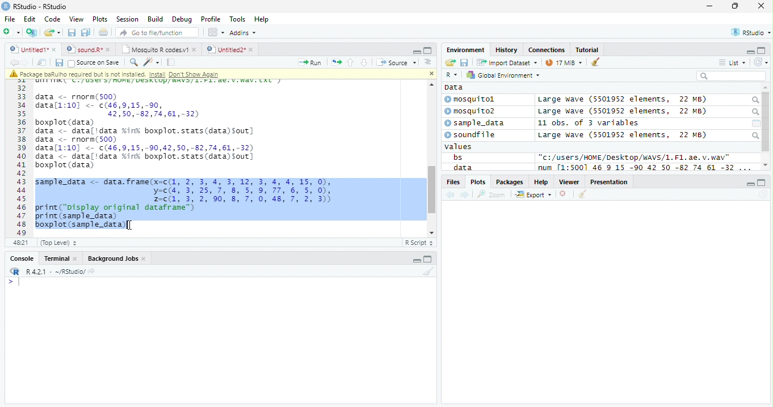 The width and height of the screenshot is (773, 407). I want to click on values, so click(459, 147).